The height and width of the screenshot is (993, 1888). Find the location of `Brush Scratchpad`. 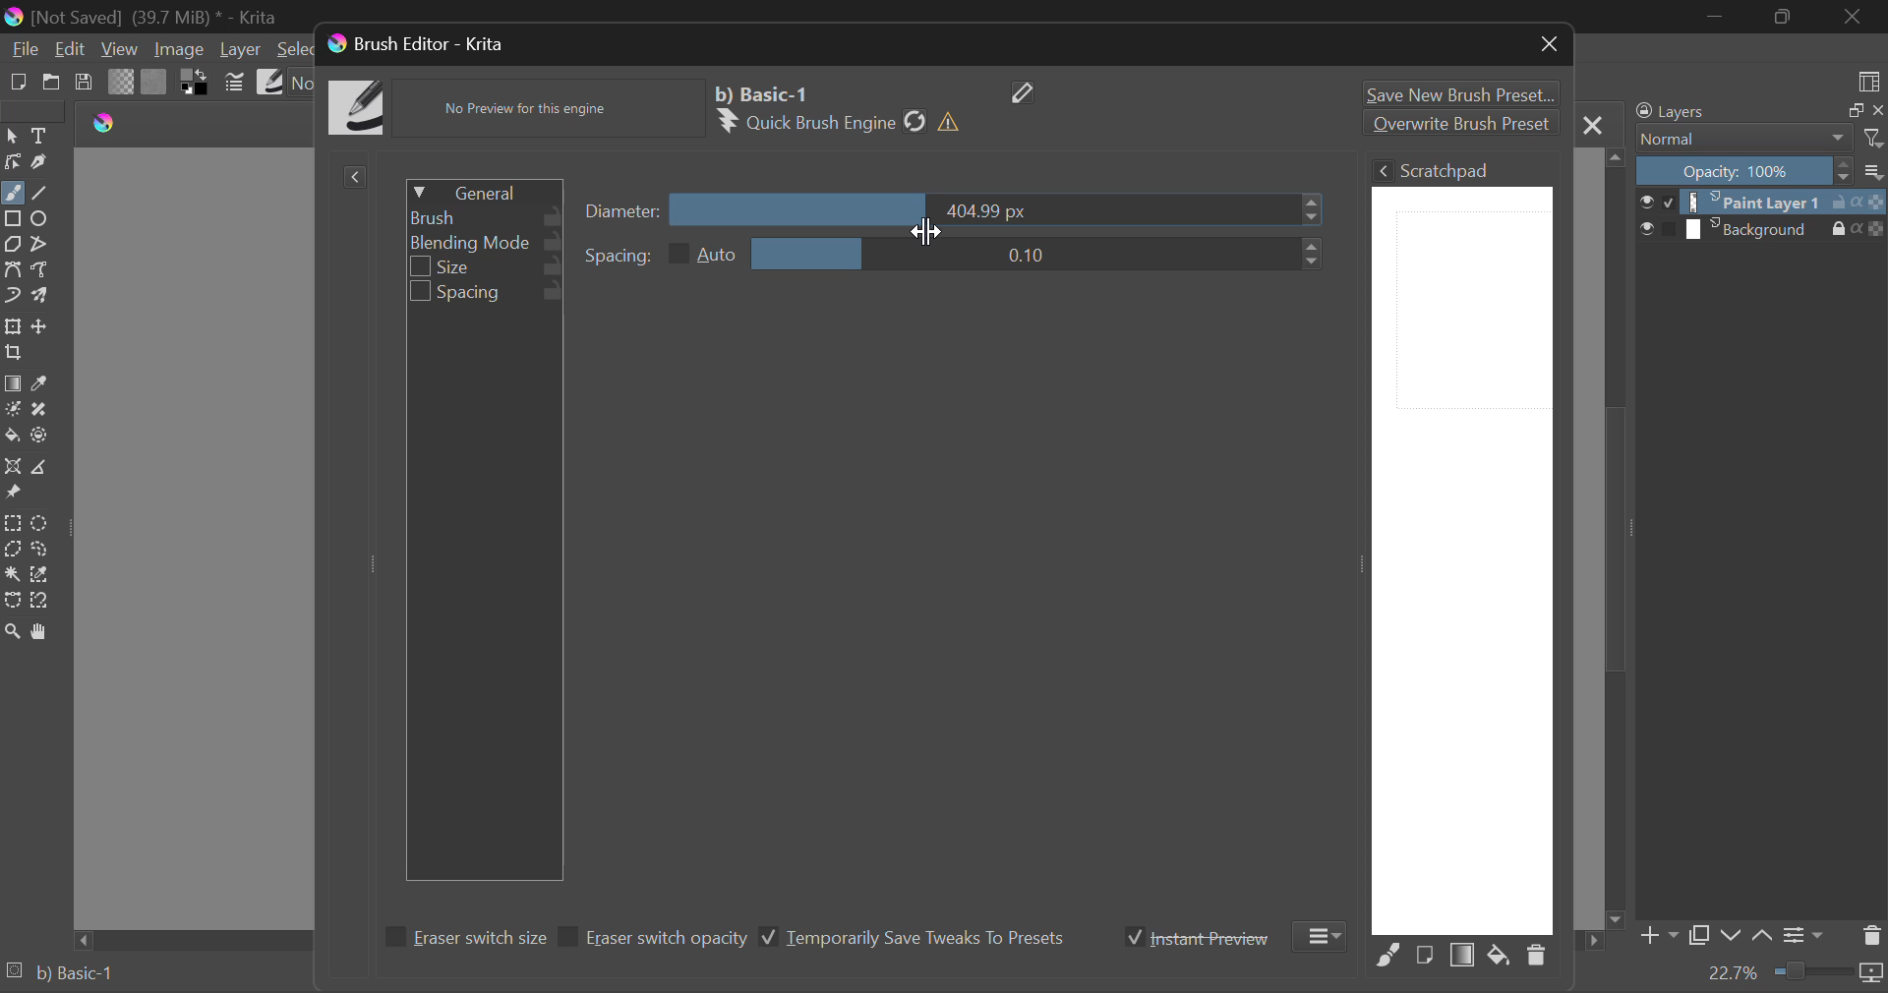

Brush Scratchpad is located at coordinates (1462, 545).